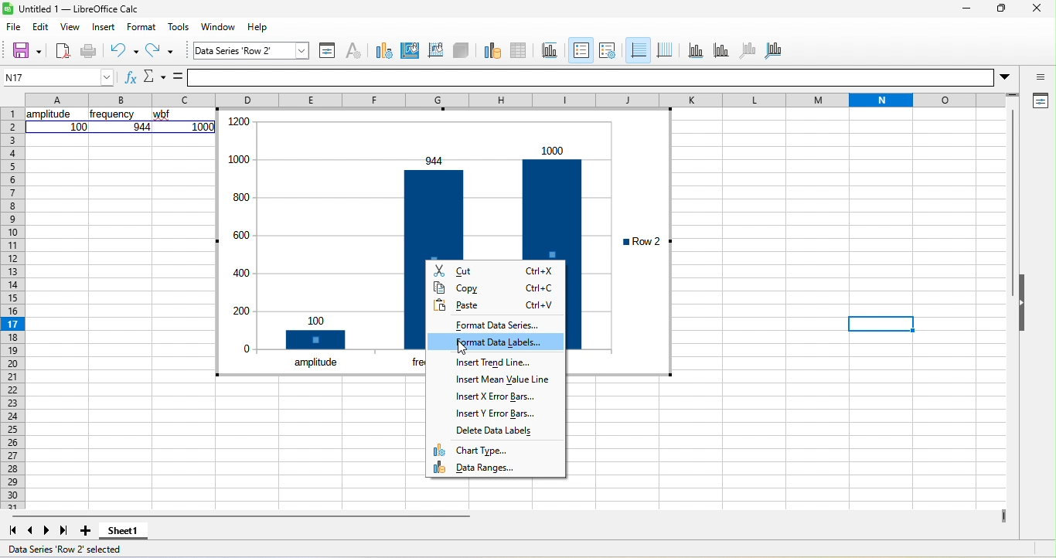  I want to click on cursor movement, so click(471, 345).